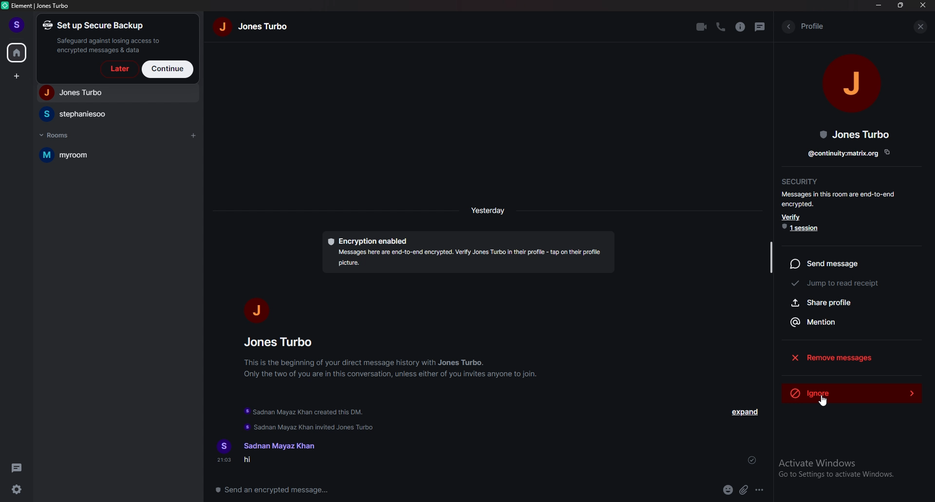 The width and height of the screenshot is (935, 502). Describe the element at coordinates (489, 210) in the screenshot. I see `time` at that location.